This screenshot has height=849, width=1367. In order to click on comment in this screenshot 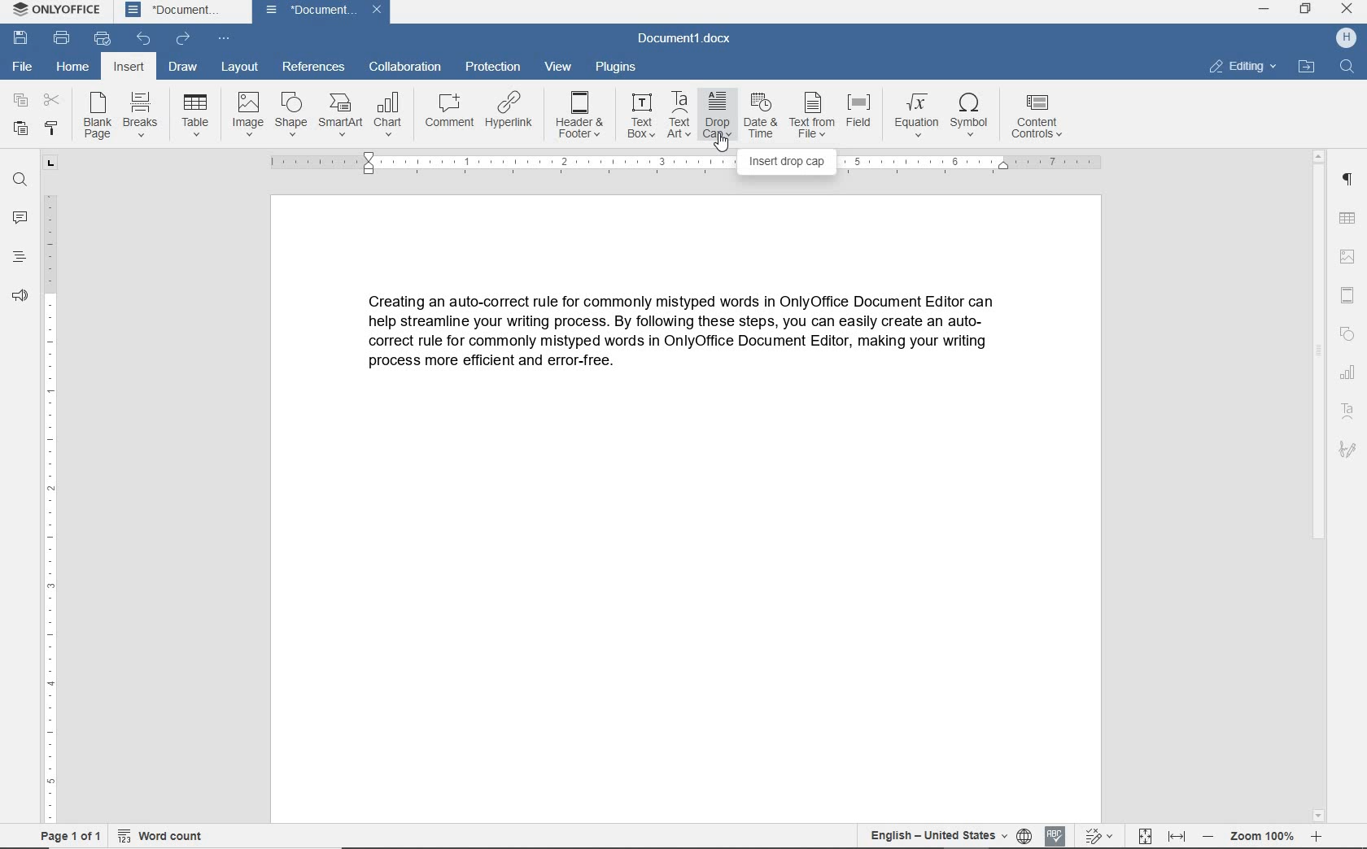, I will do `click(451, 113)`.